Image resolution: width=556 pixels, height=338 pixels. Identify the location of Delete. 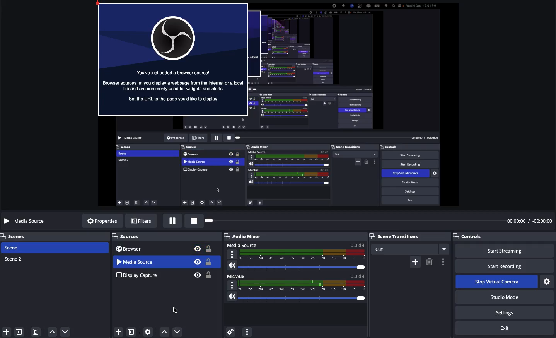
(133, 330).